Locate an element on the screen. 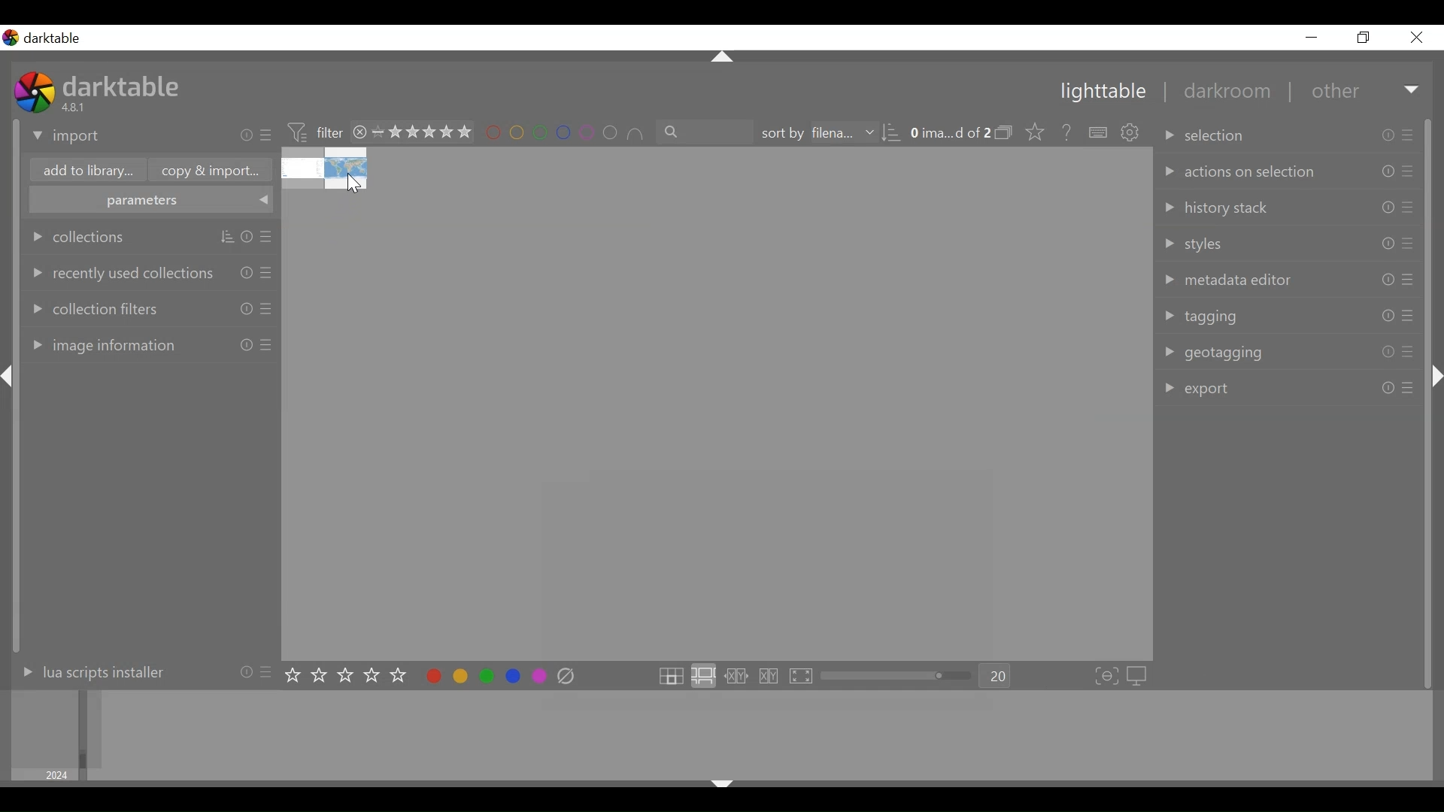  click to enter culling layout in dynamic mode is located at coordinates (769, 677).